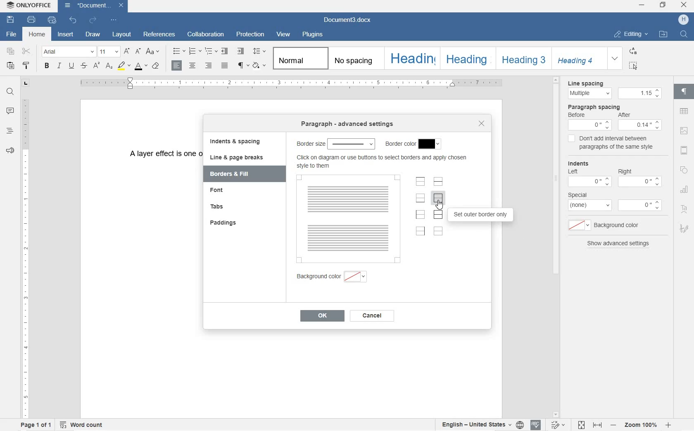 The image size is (694, 431). I want to click on NONPRINTING CHARACTERS, so click(243, 66).